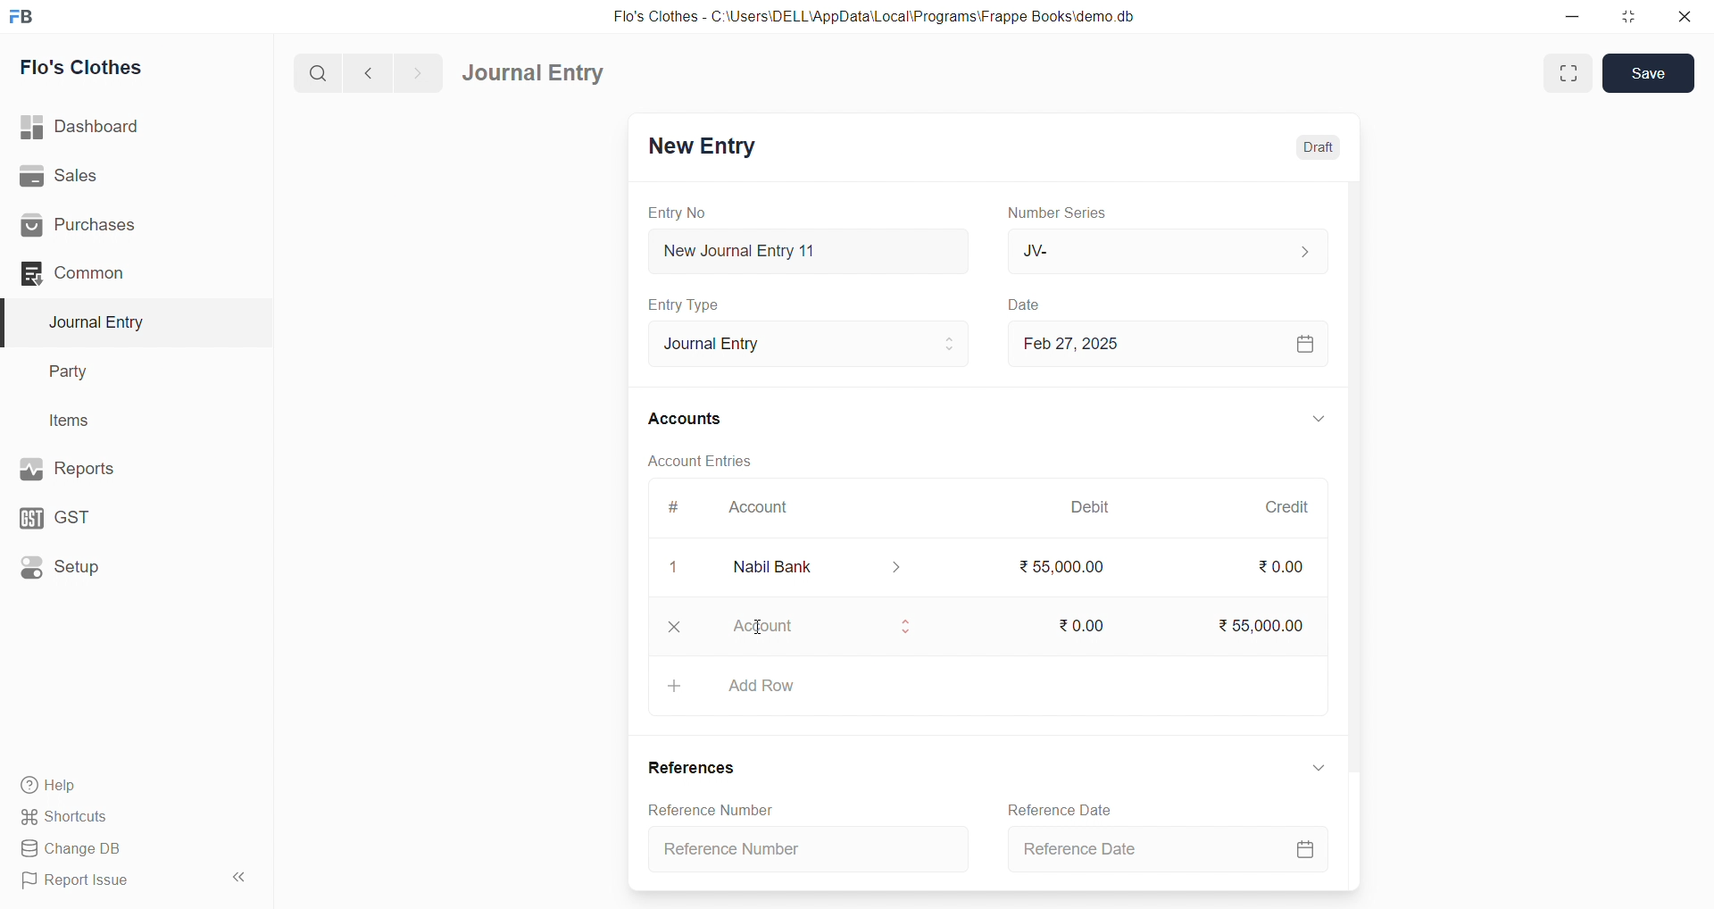 The width and height of the screenshot is (1714, 909). I want to click on References, so click(693, 765).